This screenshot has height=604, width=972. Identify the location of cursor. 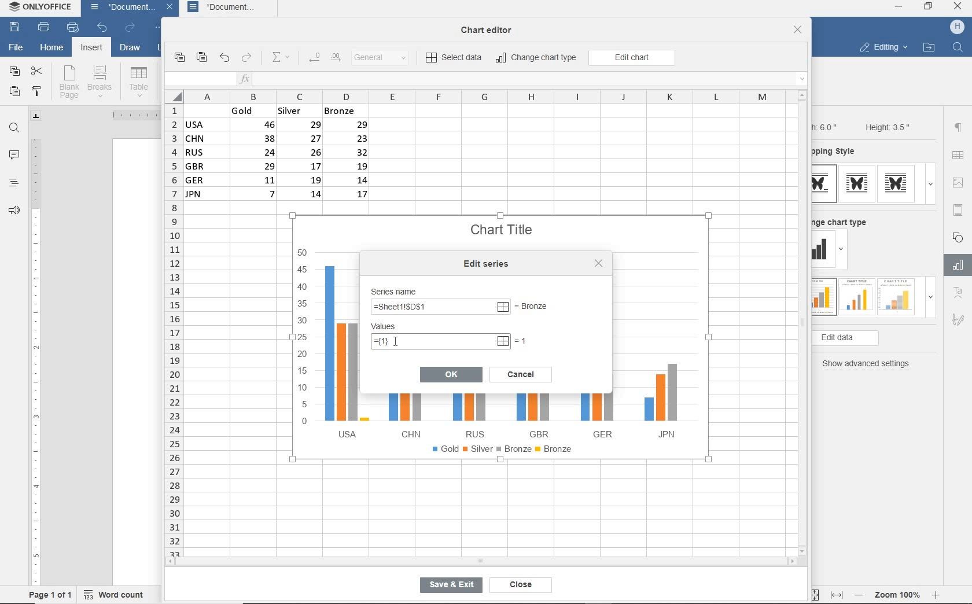
(394, 340).